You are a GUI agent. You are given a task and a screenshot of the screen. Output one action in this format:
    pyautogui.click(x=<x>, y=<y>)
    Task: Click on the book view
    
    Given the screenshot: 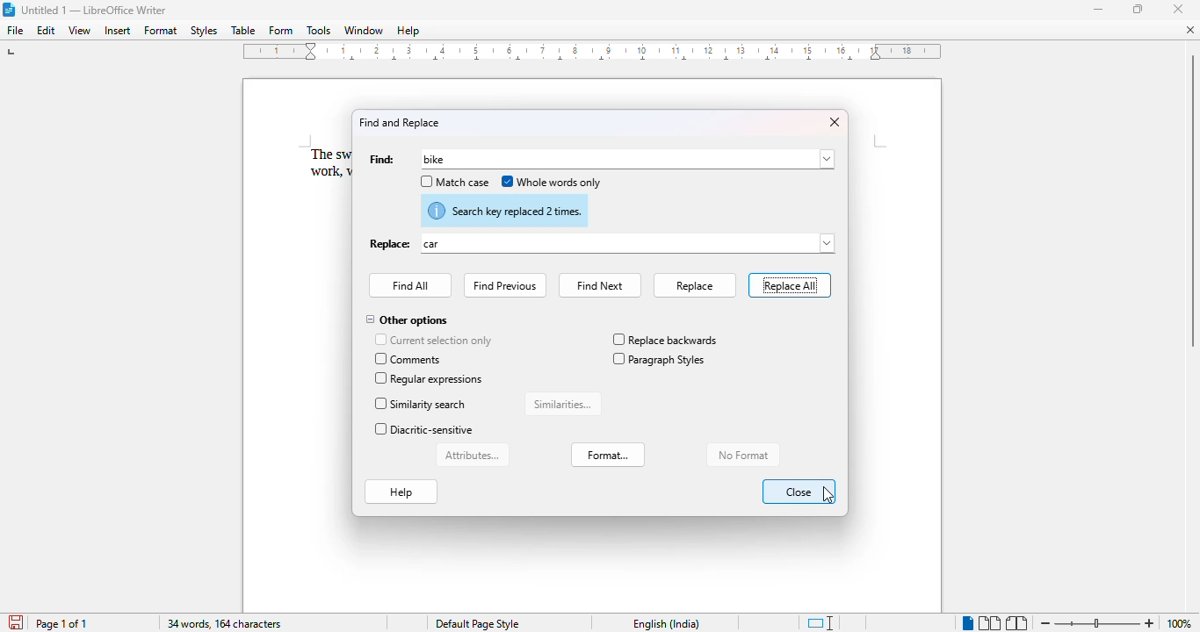 What is the action you would take?
    pyautogui.click(x=1018, y=624)
    